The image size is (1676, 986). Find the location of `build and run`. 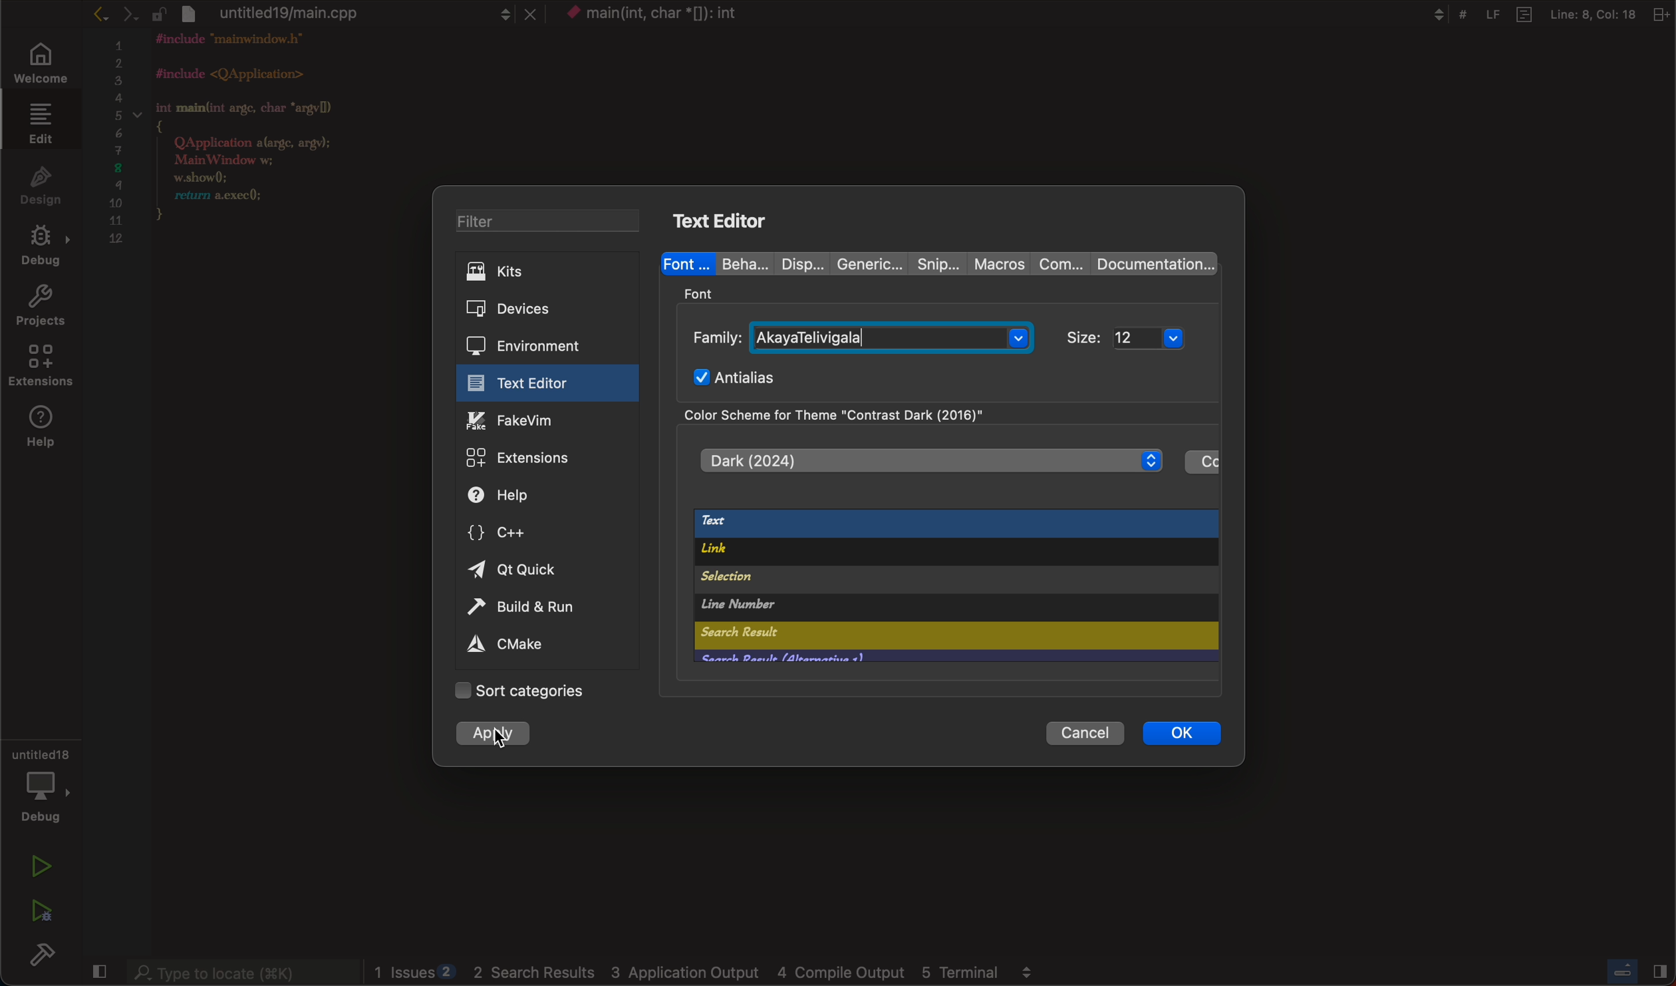

build and run is located at coordinates (537, 609).